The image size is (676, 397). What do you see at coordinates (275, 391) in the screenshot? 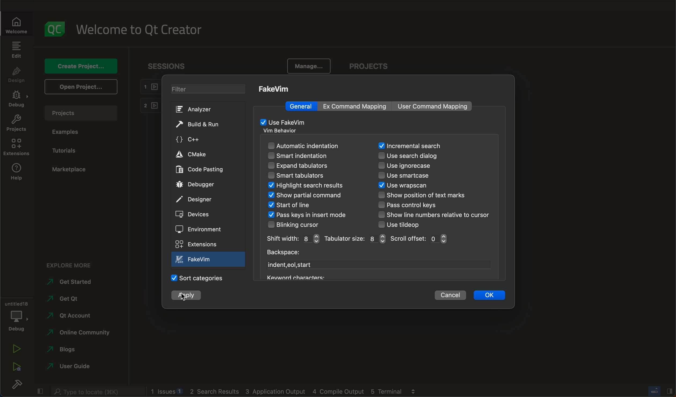
I see `` at bounding box center [275, 391].